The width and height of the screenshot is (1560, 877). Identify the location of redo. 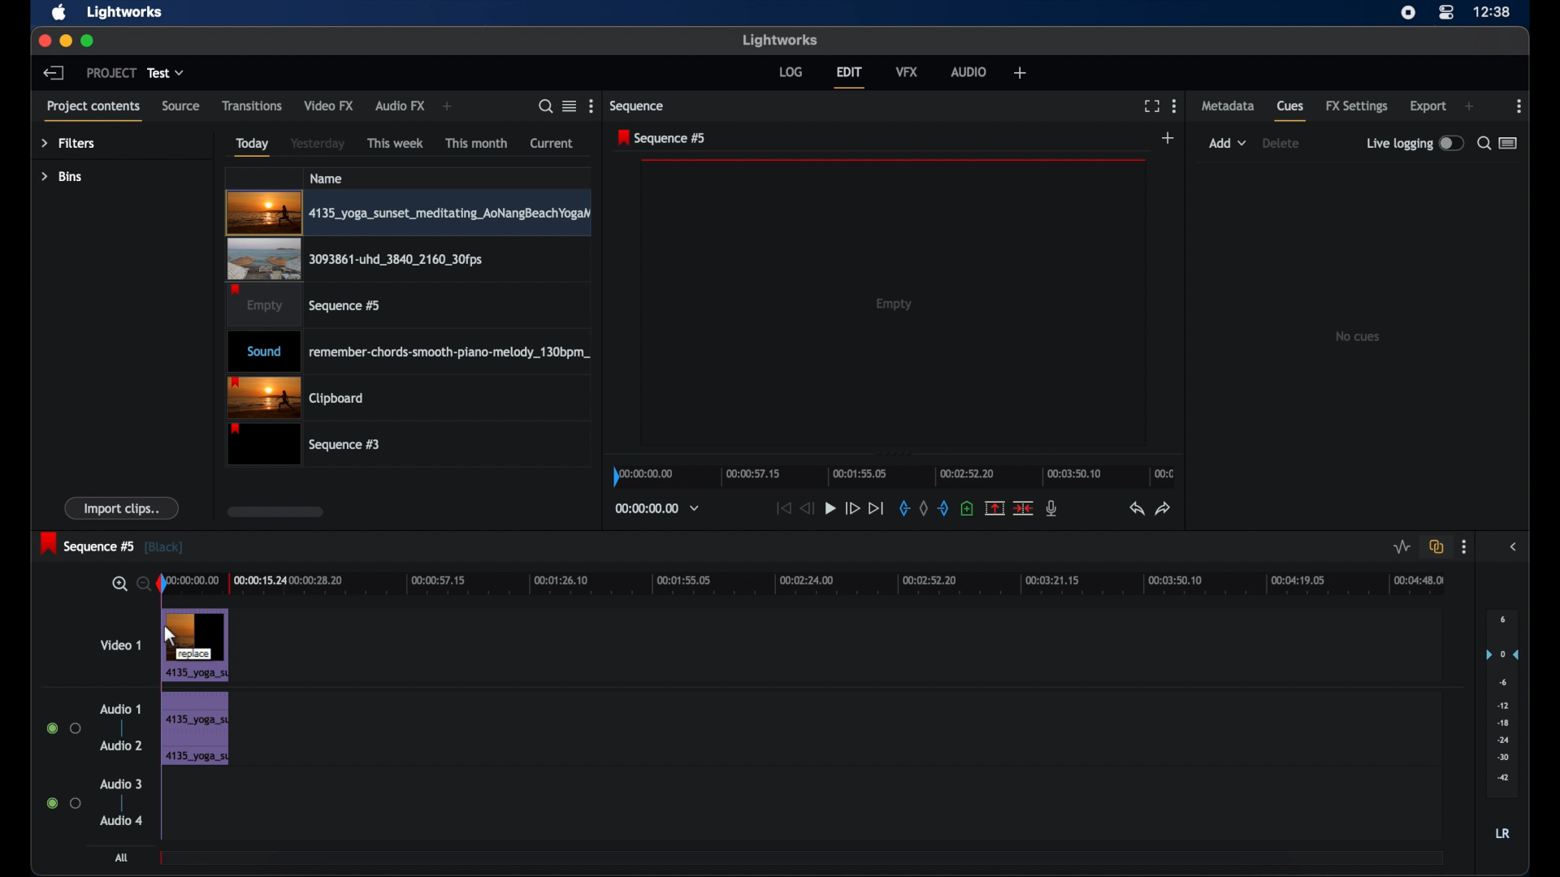
(1163, 508).